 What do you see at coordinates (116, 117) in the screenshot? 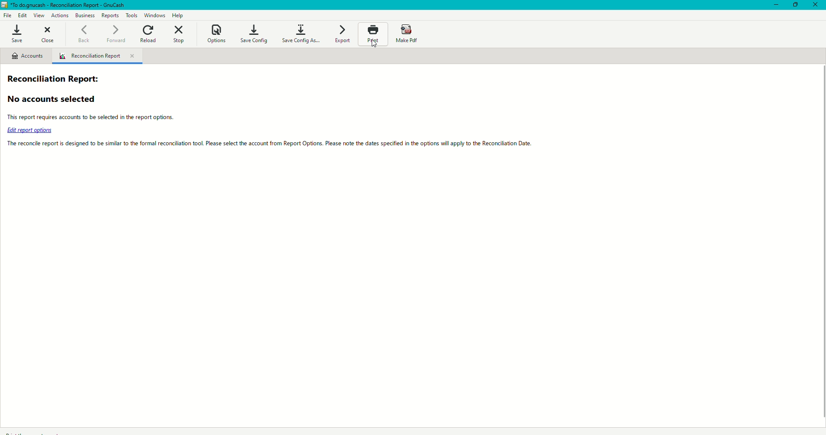
I see `This report requires accounts to be selected in the report options` at bounding box center [116, 117].